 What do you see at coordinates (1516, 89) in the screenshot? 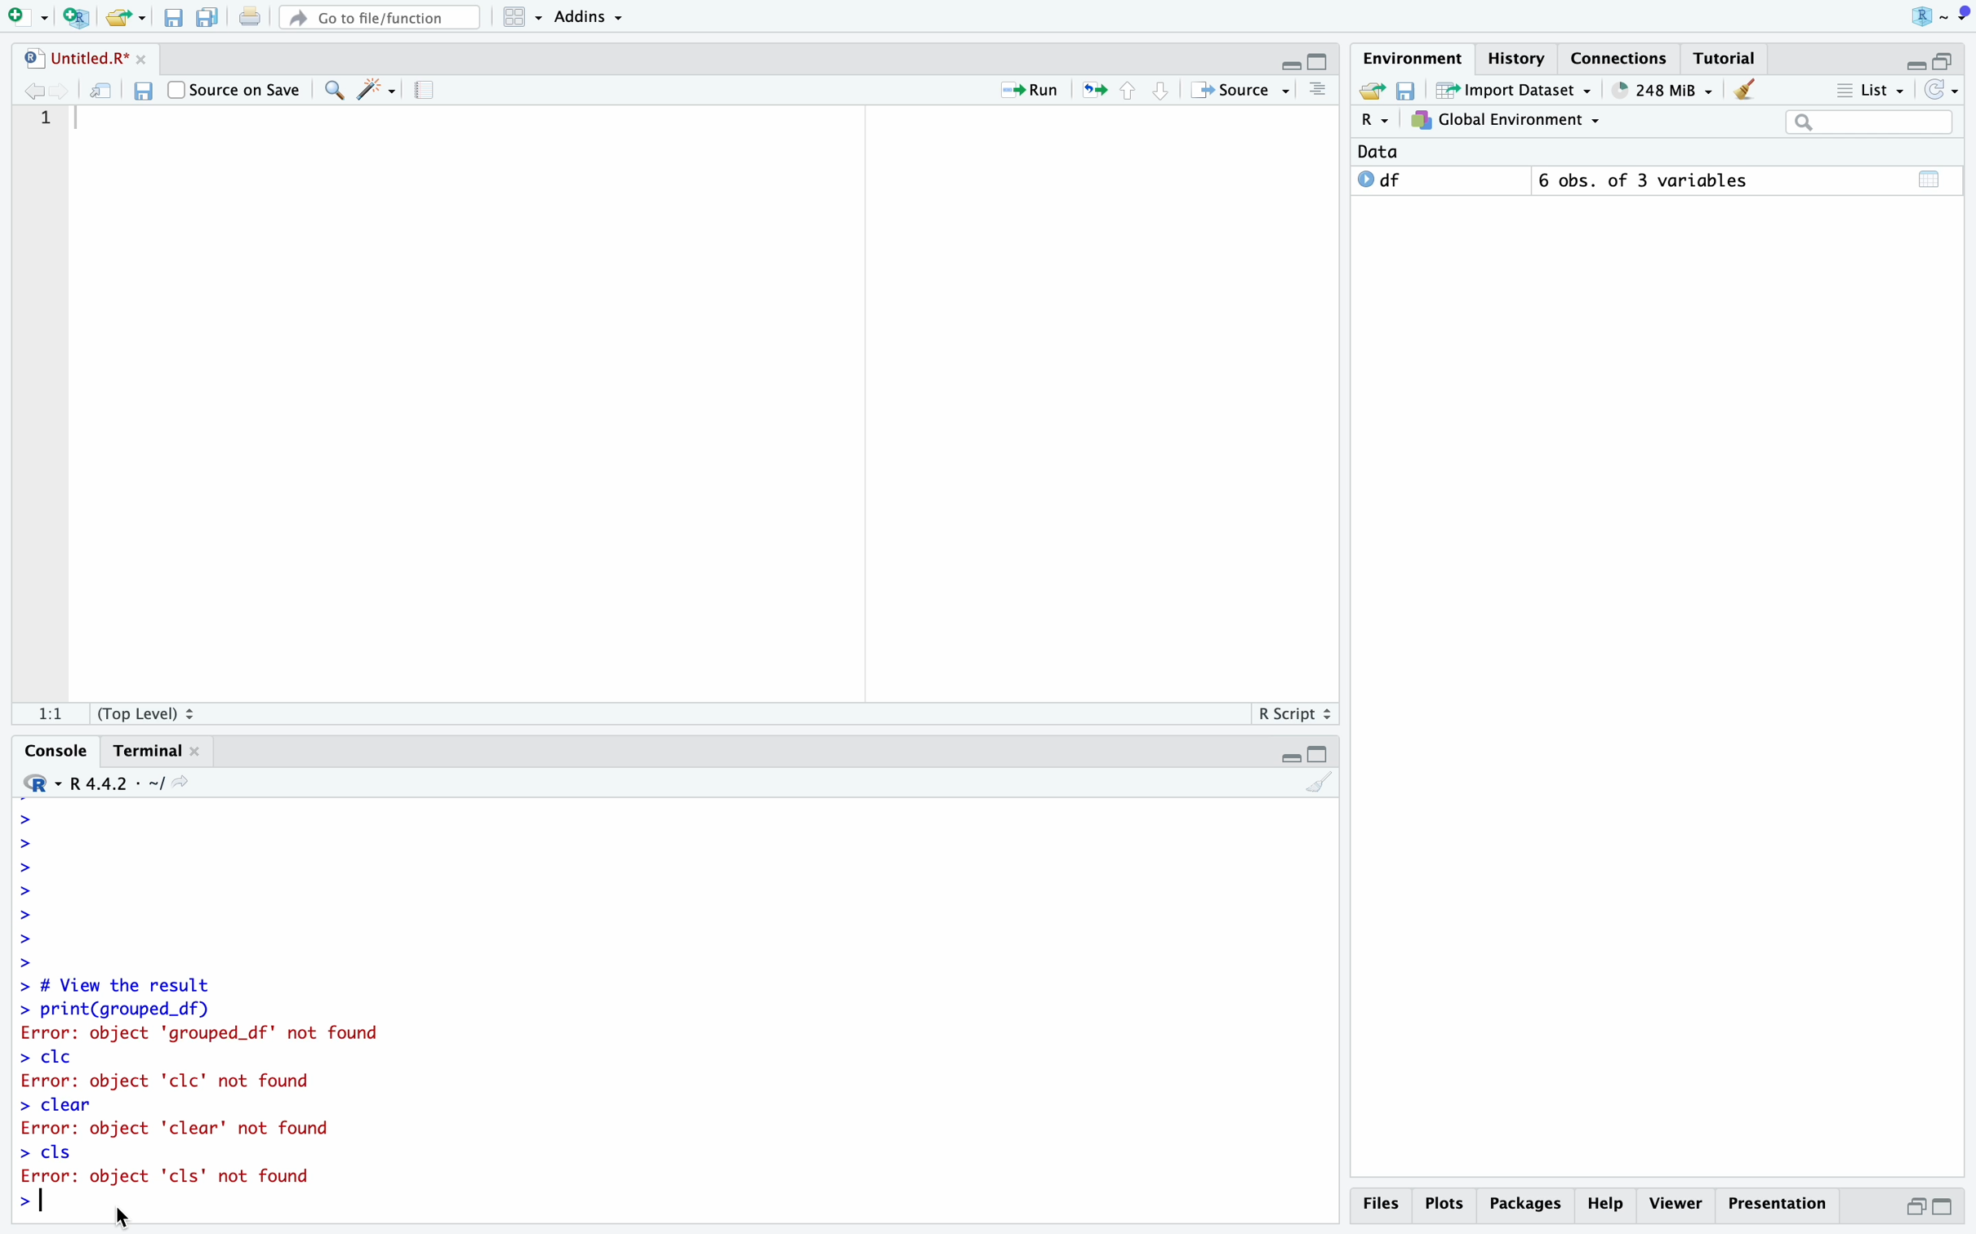
I see `Import Dataset` at bounding box center [1516, 89].